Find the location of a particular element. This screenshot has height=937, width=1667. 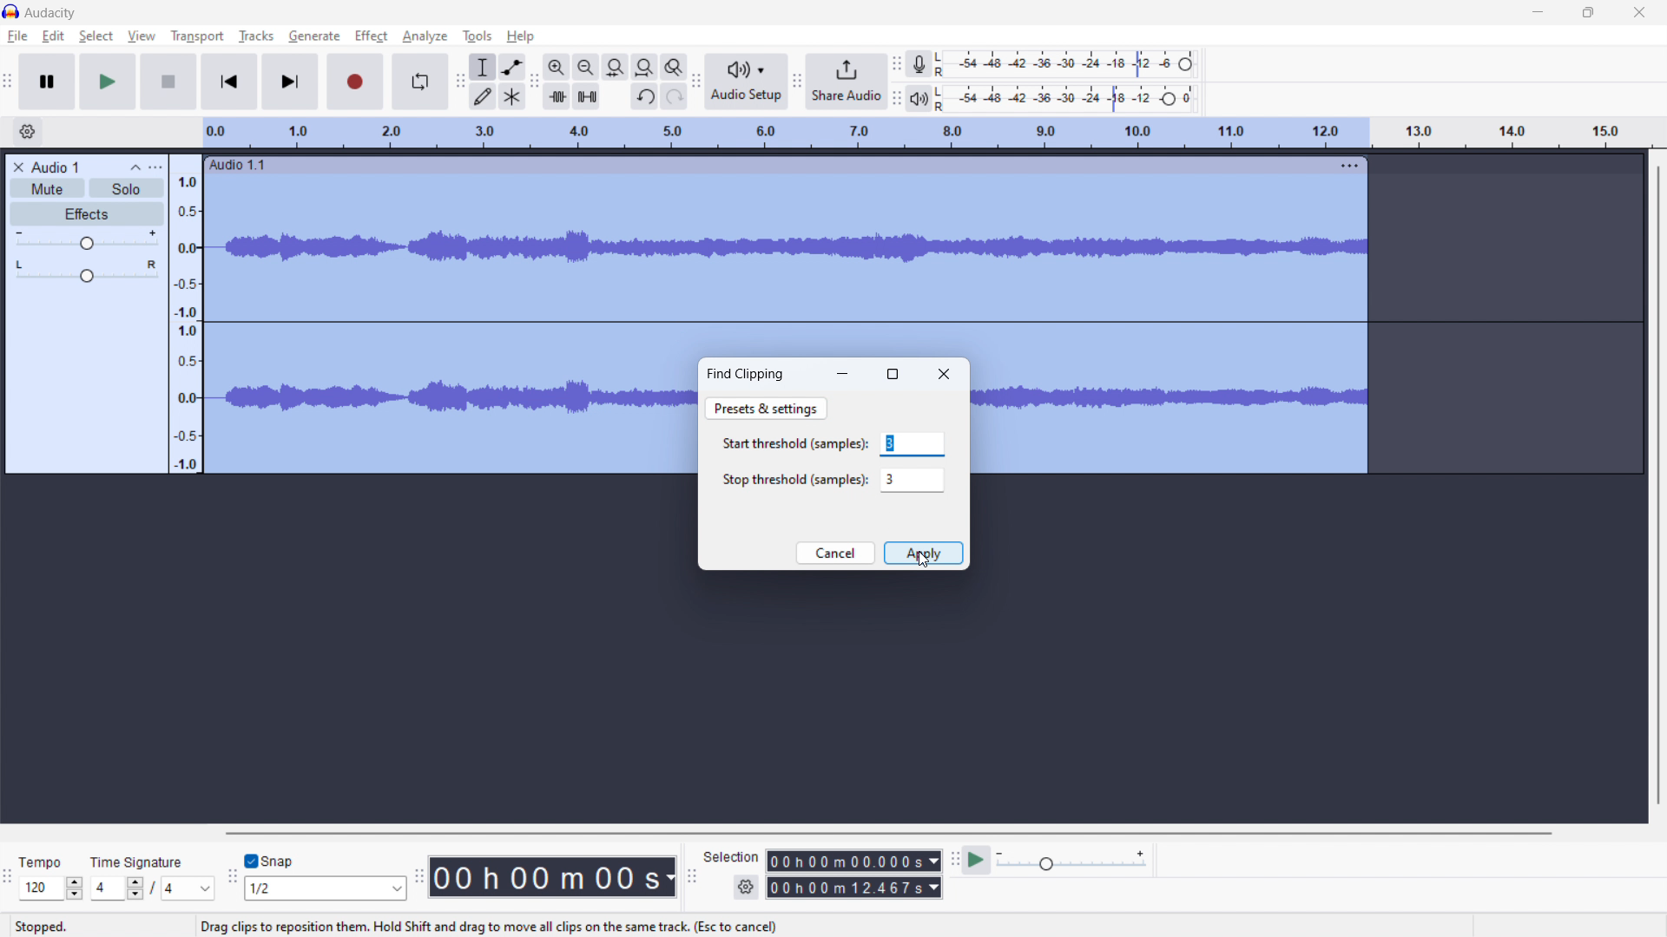

skip to end is located at coordinates (291, 82).